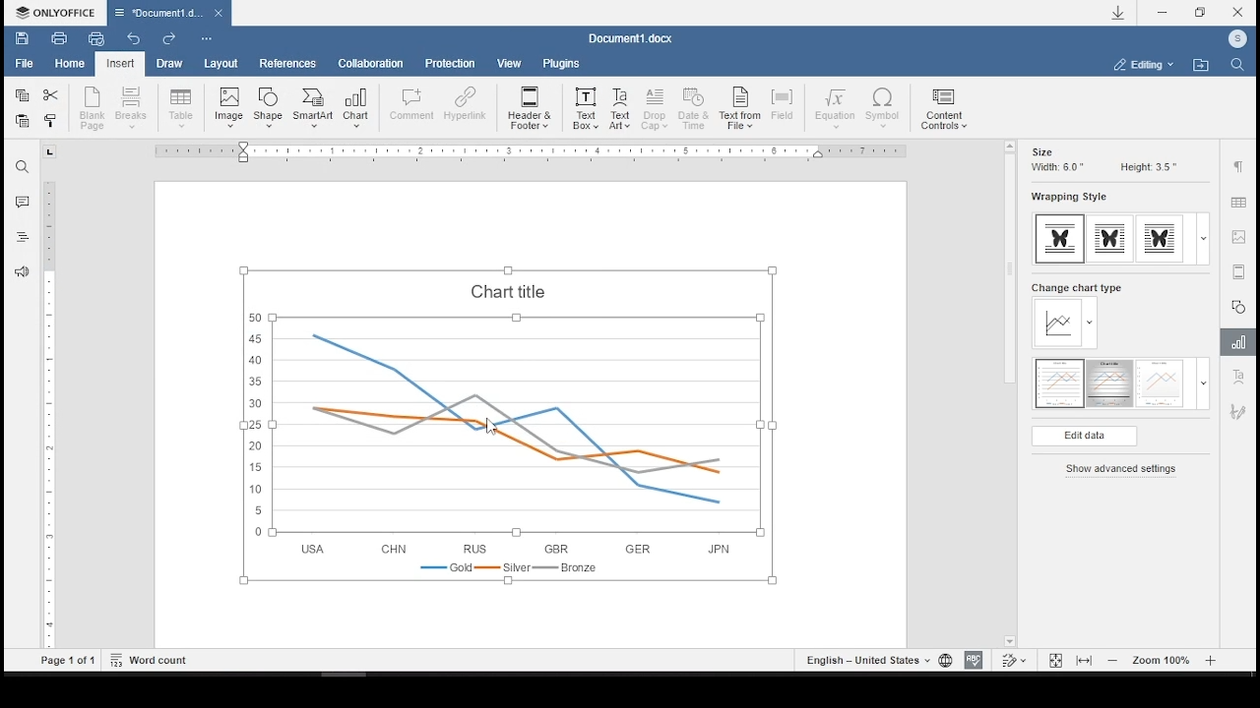 The width and height of the screenshot is (1260, 708). Describe the element at coordinates (220, 64) in the screenshot. I see `layout` at that location.